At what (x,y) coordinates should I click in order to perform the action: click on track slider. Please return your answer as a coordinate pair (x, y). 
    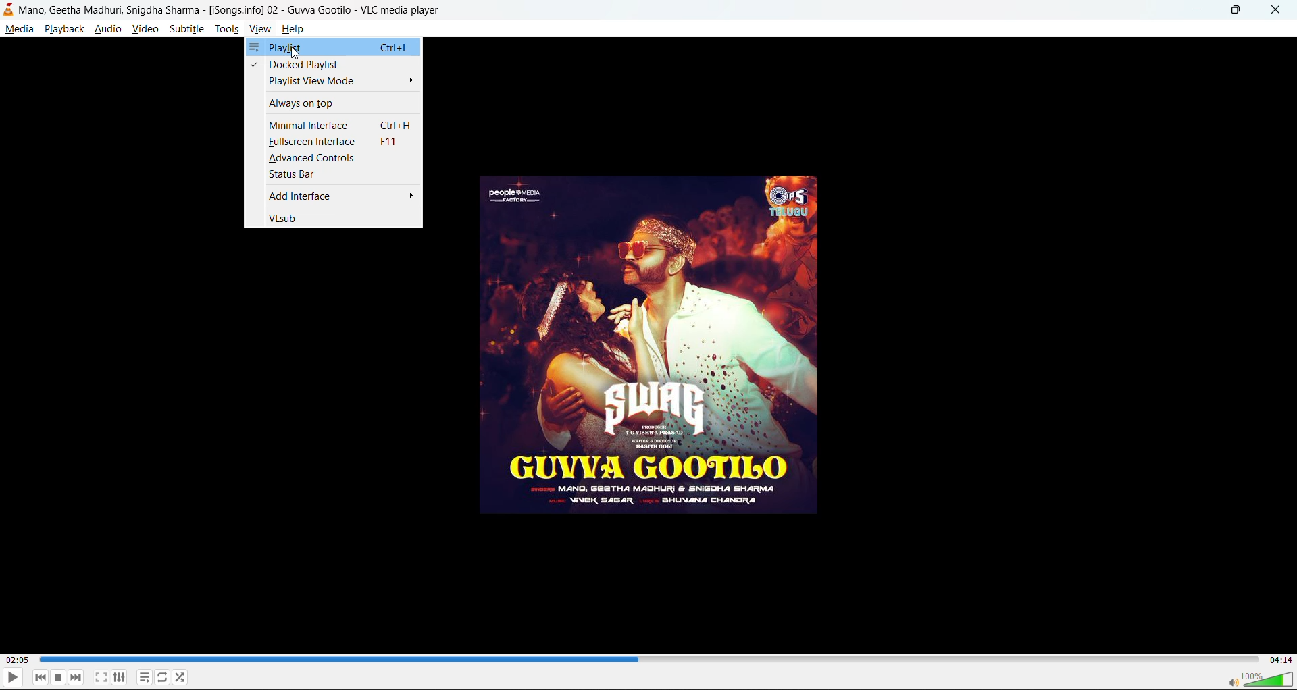
    Looking at the image, I should click on (492, 659).